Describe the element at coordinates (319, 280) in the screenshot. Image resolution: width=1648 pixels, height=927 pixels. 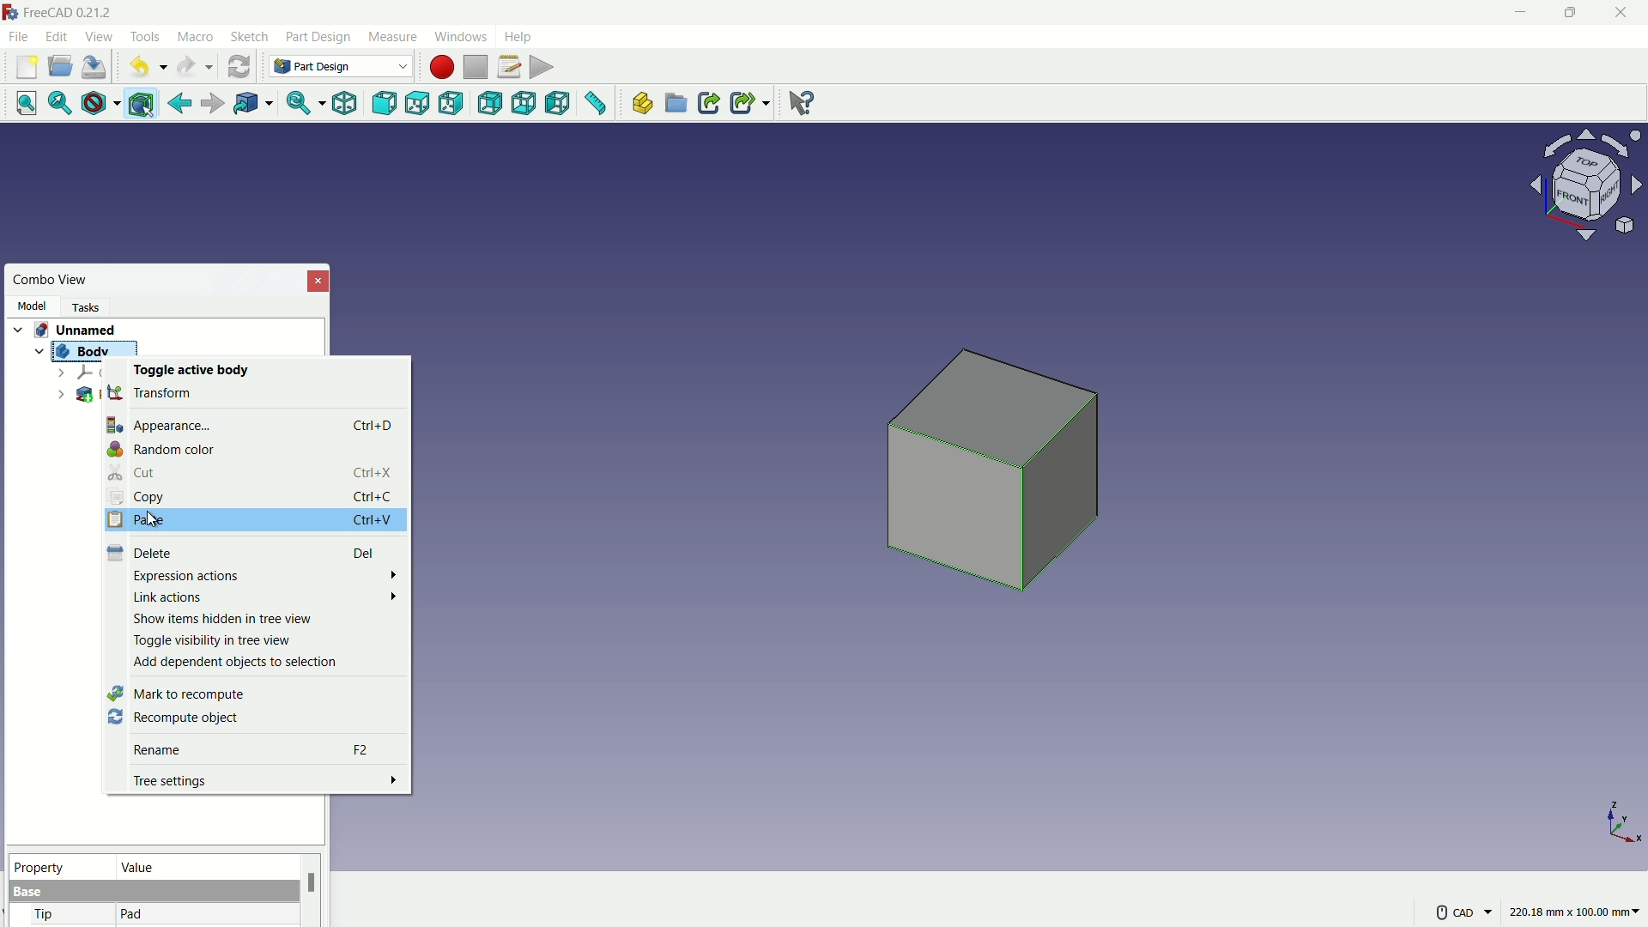
I see `close` at that location.